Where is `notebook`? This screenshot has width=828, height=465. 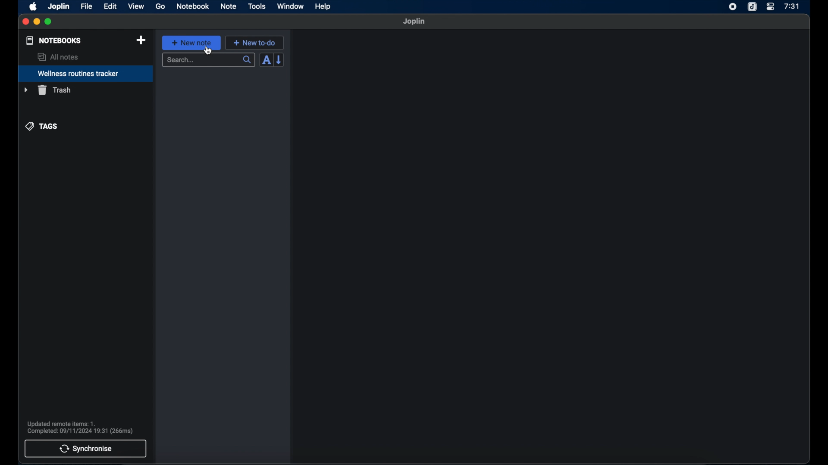 notebook is located at coordinates (193, 6).